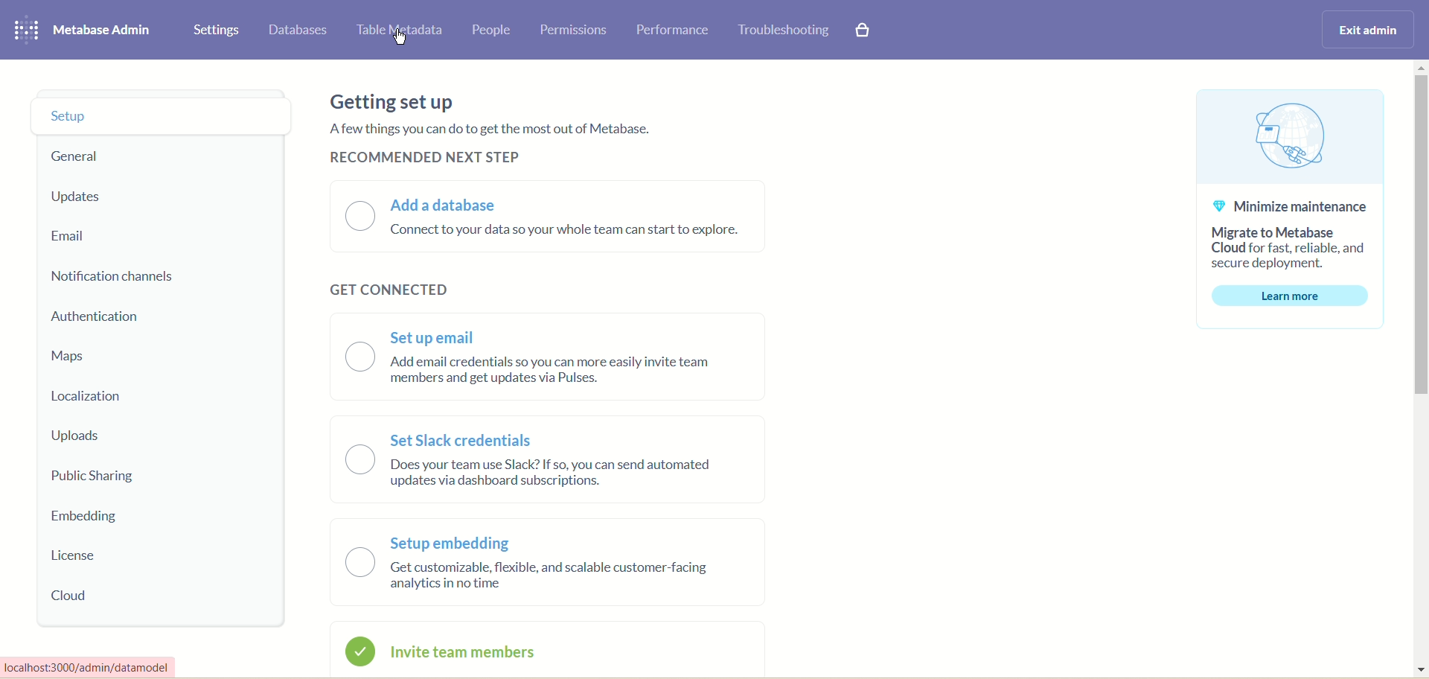  What do you see at coordinates (1290, 299) in the screenshot?
I see `learn more` at bounding box center [1290, 299].